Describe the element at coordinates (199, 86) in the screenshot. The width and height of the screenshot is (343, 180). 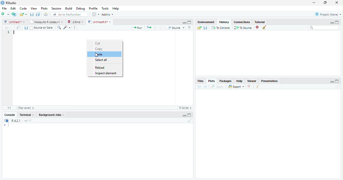
I see `Previous` at that location.